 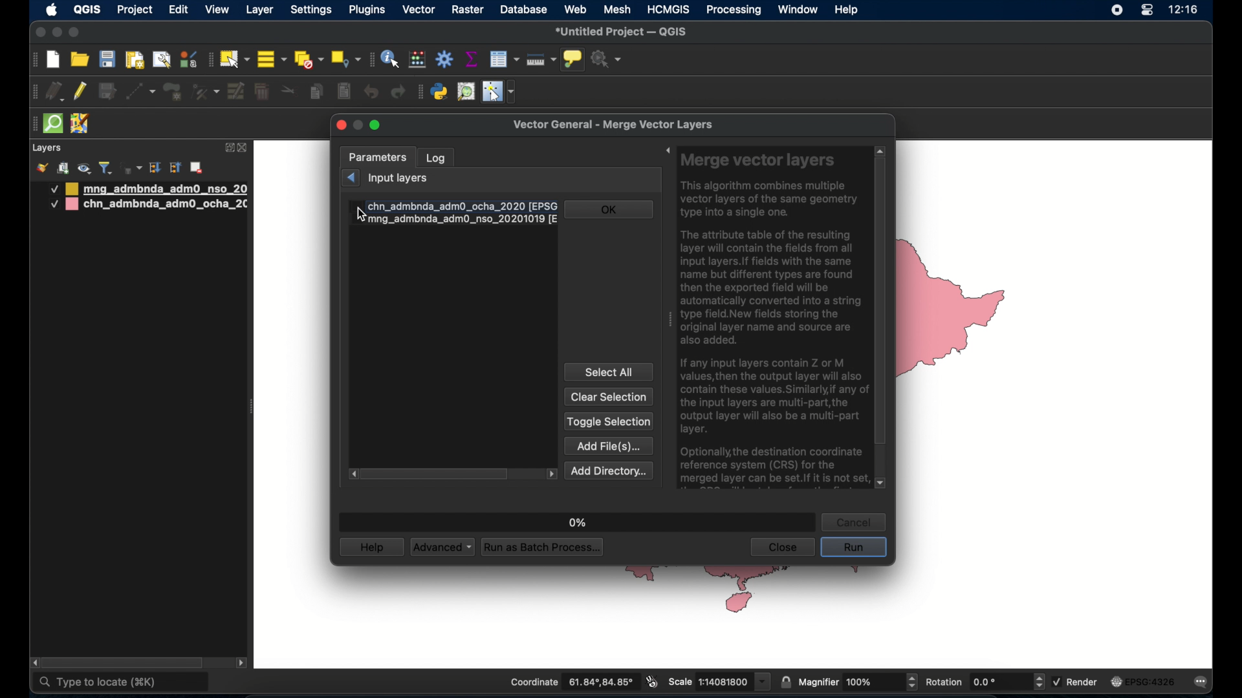 I want to click on render, so click(x=1076, y=681).